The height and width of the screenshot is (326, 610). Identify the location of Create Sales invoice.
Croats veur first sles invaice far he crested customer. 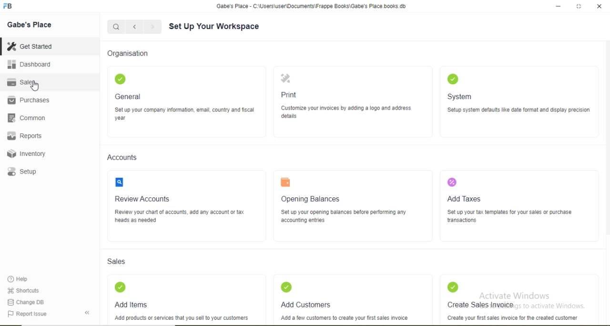
(513, 311).